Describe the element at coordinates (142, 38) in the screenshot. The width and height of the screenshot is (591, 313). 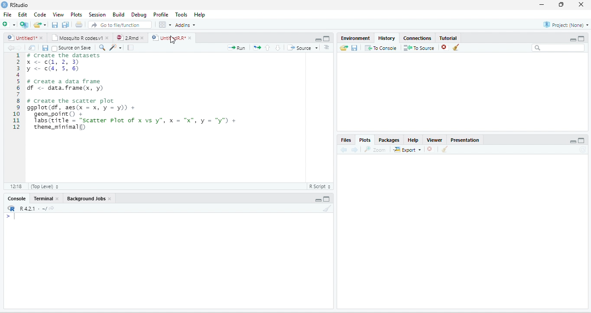
I see `close` at that location.